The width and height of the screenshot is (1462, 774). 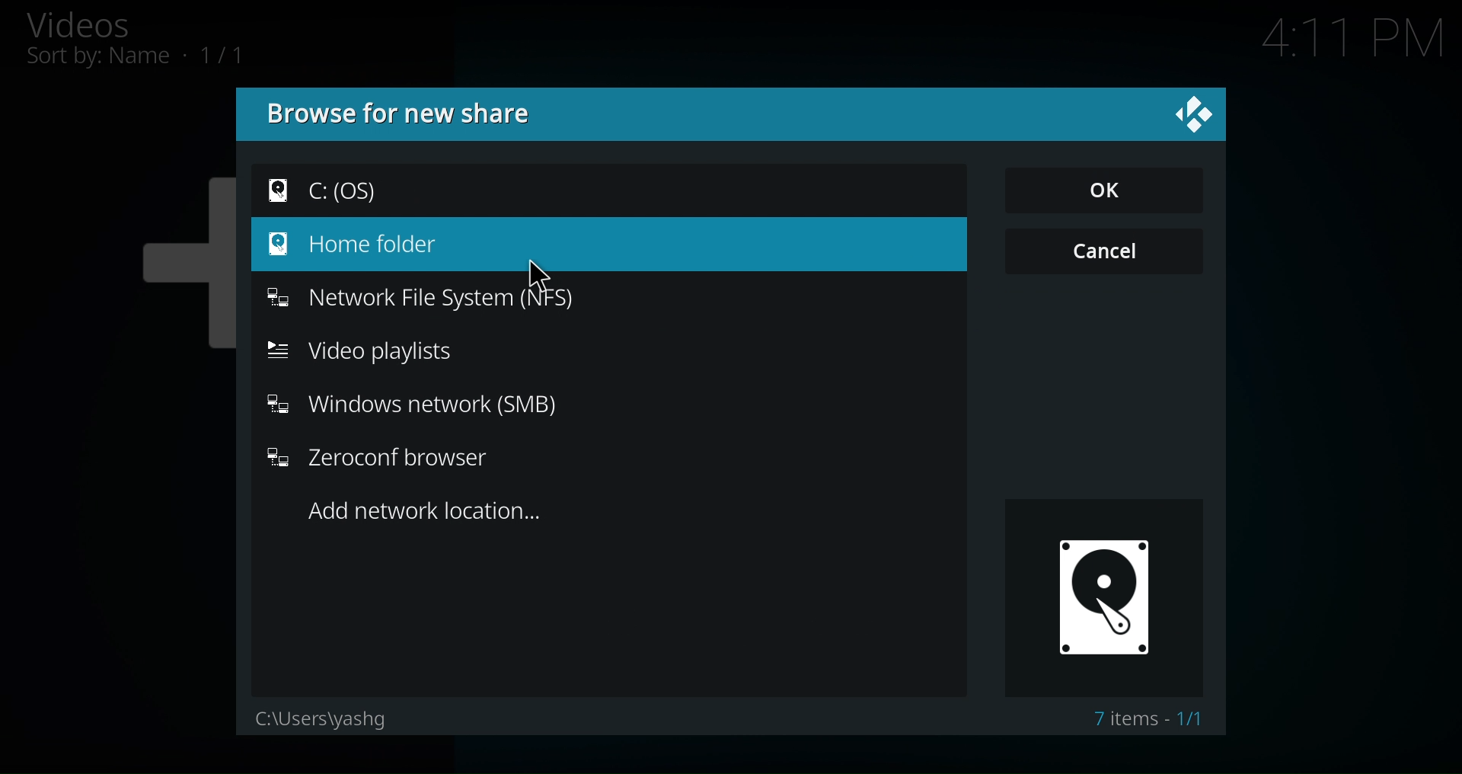 I want to click on Home Folder, so click(x=346, y=243).